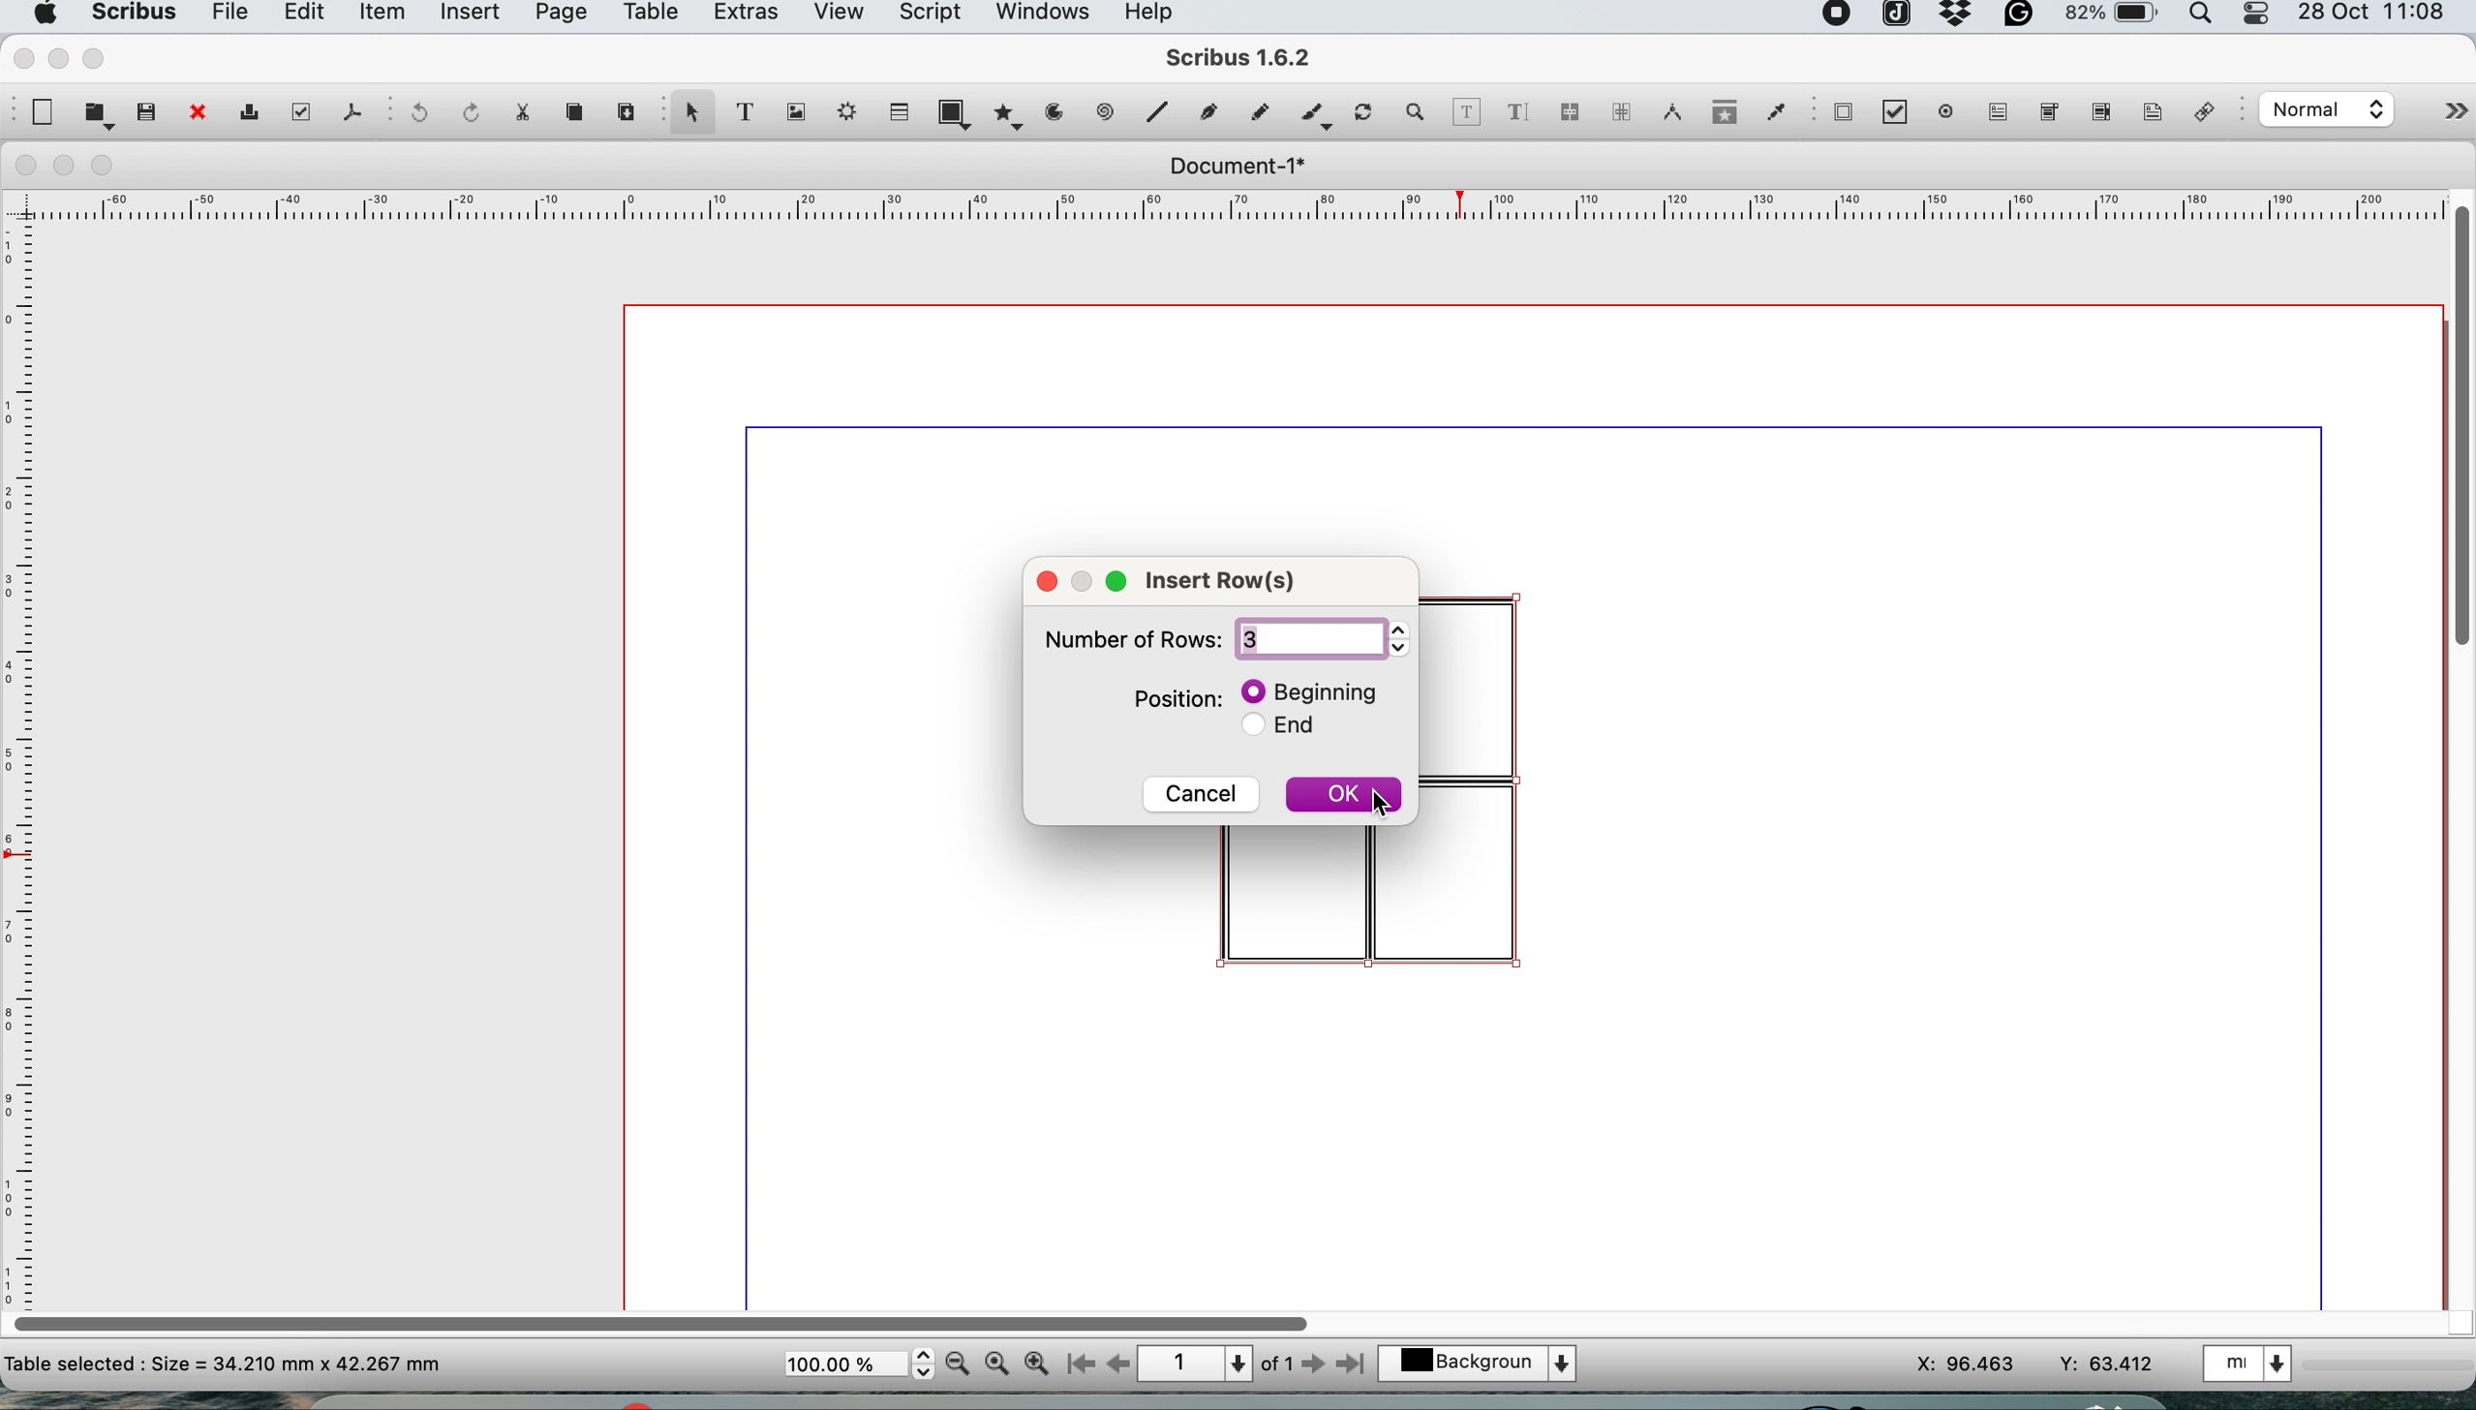  What do you see at coordinates (961, 1364) in the screenshot?
I see `zoom out` at bounding box center [961, 1364].